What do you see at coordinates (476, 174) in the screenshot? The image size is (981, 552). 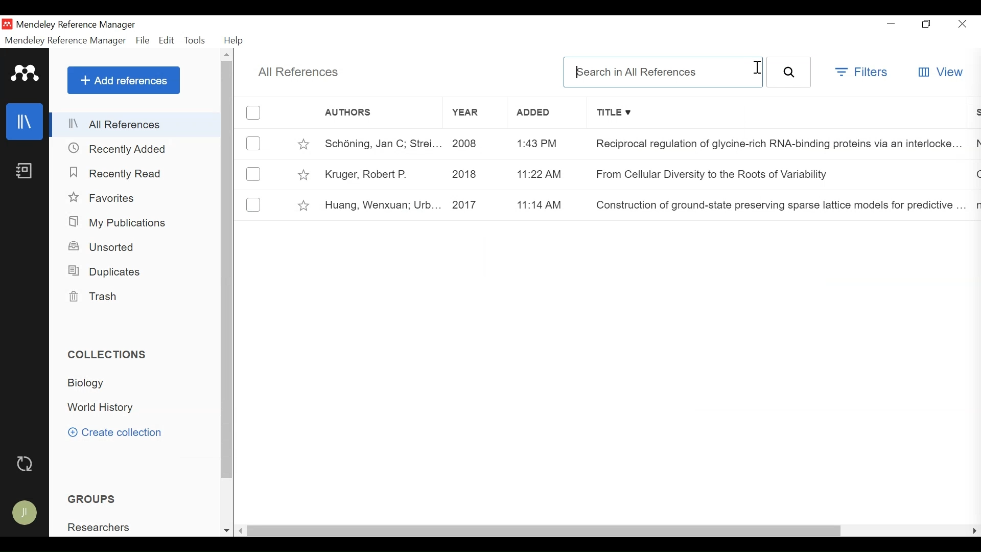 I see `2018` at bounding box center [476, 174].